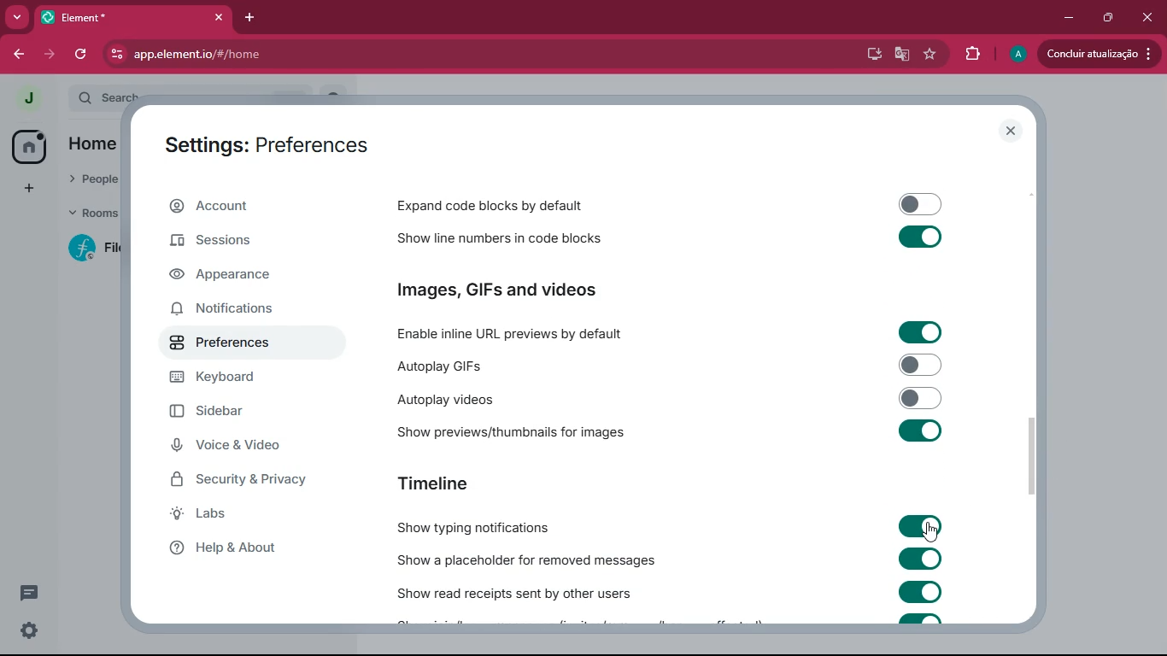  I want to click on google translate, so click(903, 56).